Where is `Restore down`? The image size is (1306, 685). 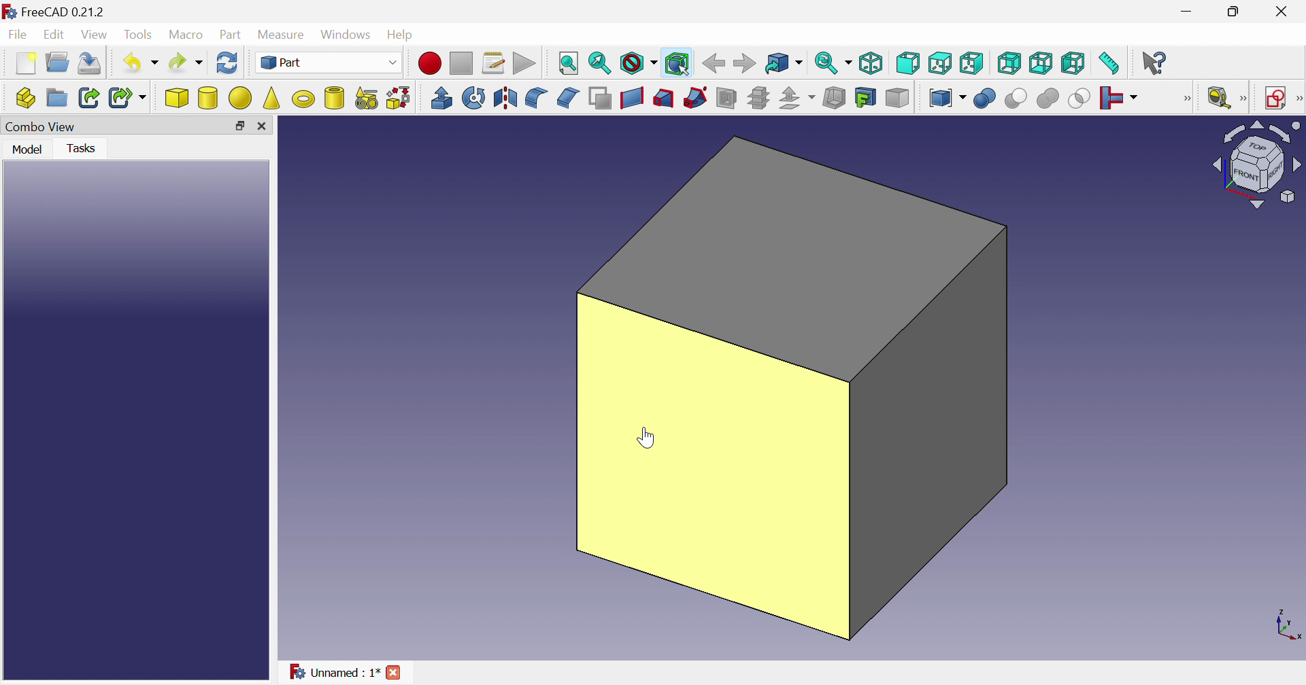
Restore down is located at coordinates (239, 128).